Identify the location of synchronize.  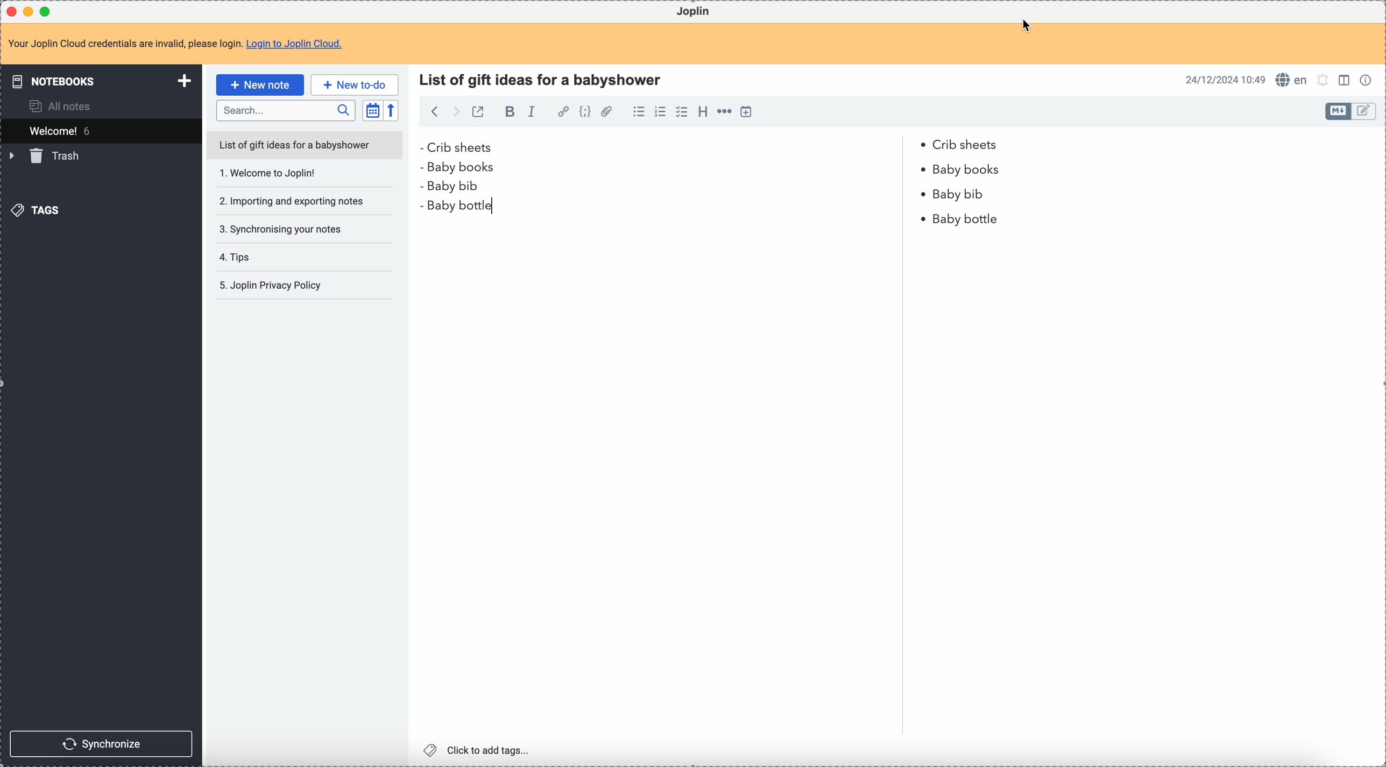
(103, 743).